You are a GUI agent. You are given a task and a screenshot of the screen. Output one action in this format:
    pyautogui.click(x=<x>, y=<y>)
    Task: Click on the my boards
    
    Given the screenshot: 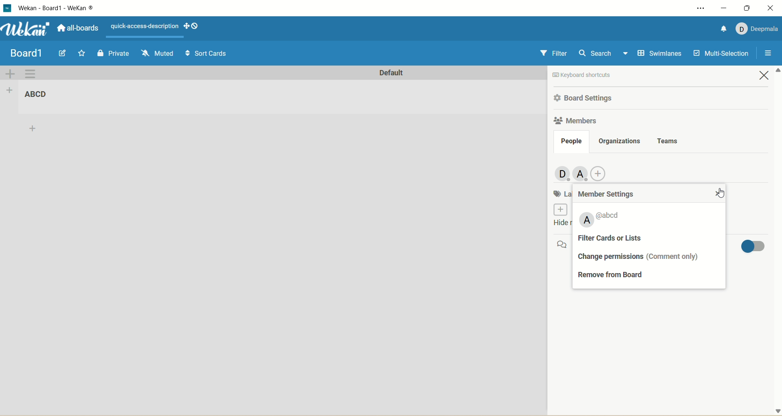 What is the action you would take?
    pyautogui.click(x=35, y=52)
    